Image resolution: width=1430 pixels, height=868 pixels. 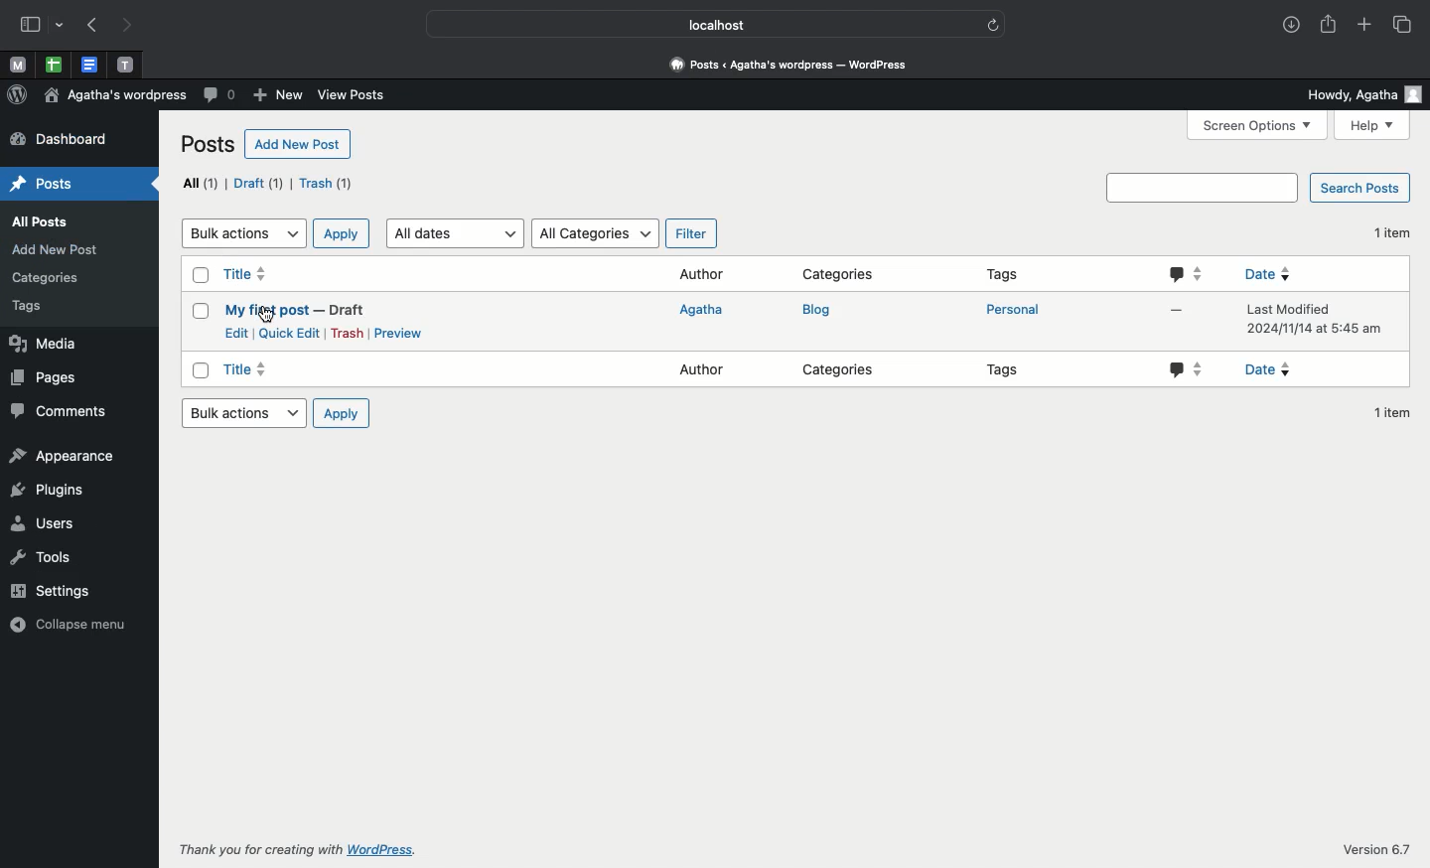 What do you see at coordinates (70, 413) in the screenshot?
I see `Comments` at bounding box center [70, 413].